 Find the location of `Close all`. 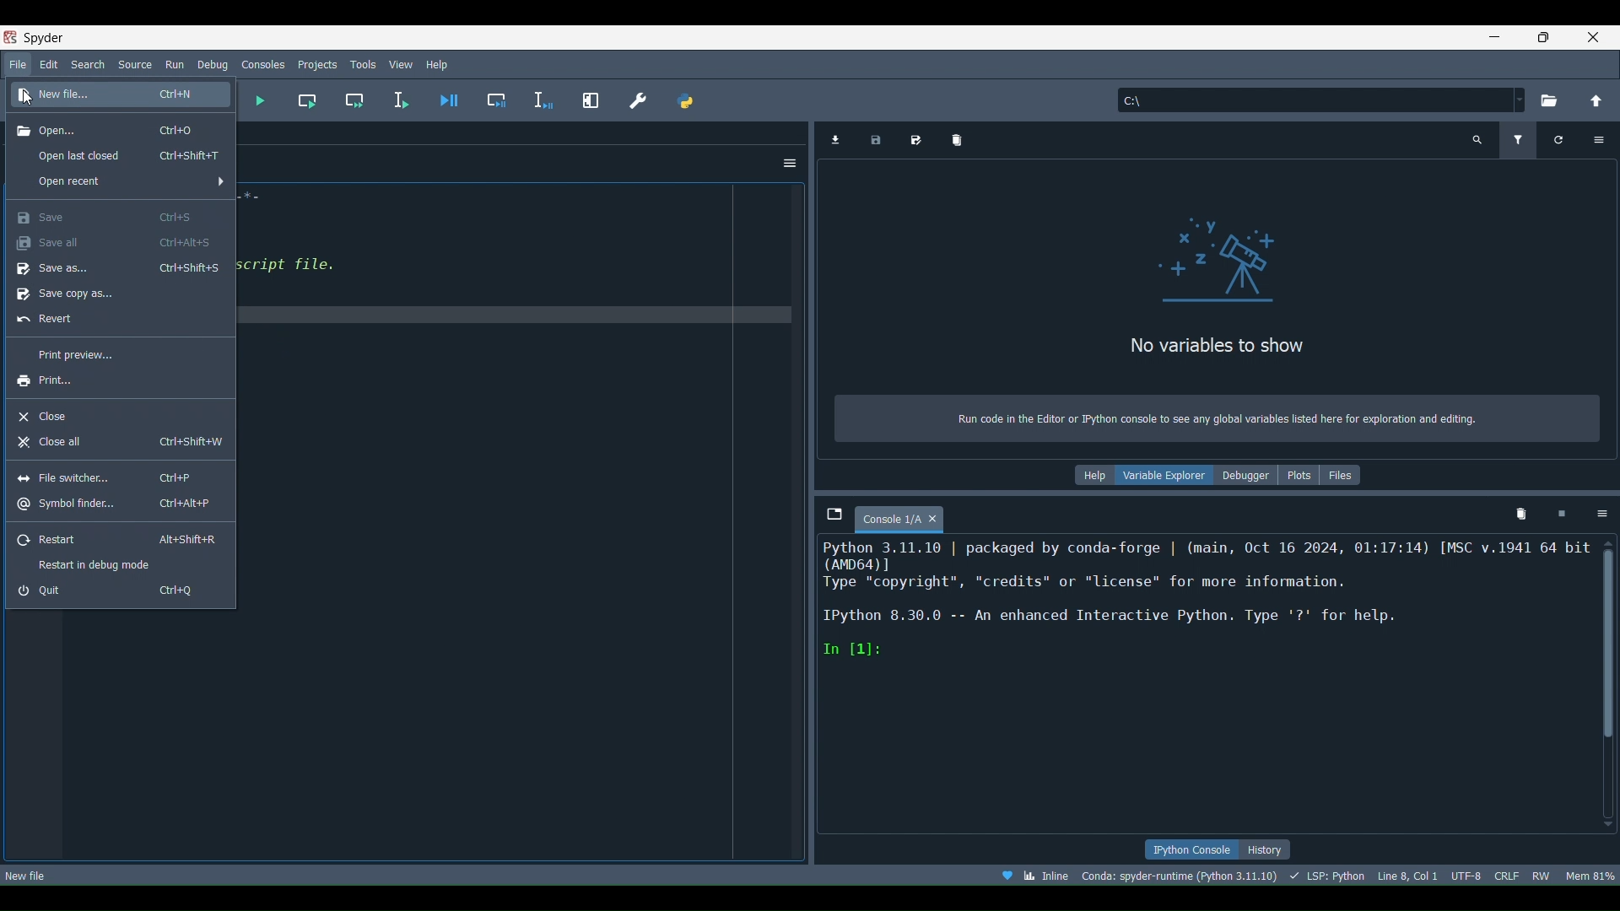

Close all is located at coordinates (119, 443).